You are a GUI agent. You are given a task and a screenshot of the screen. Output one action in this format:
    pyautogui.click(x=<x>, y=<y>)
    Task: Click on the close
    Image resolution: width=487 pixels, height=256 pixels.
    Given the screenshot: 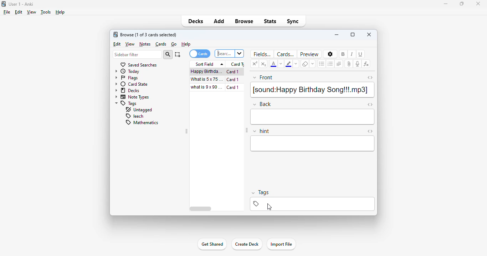 What is the action you would take?
    pyautogui.click(x=479, y=4)
    